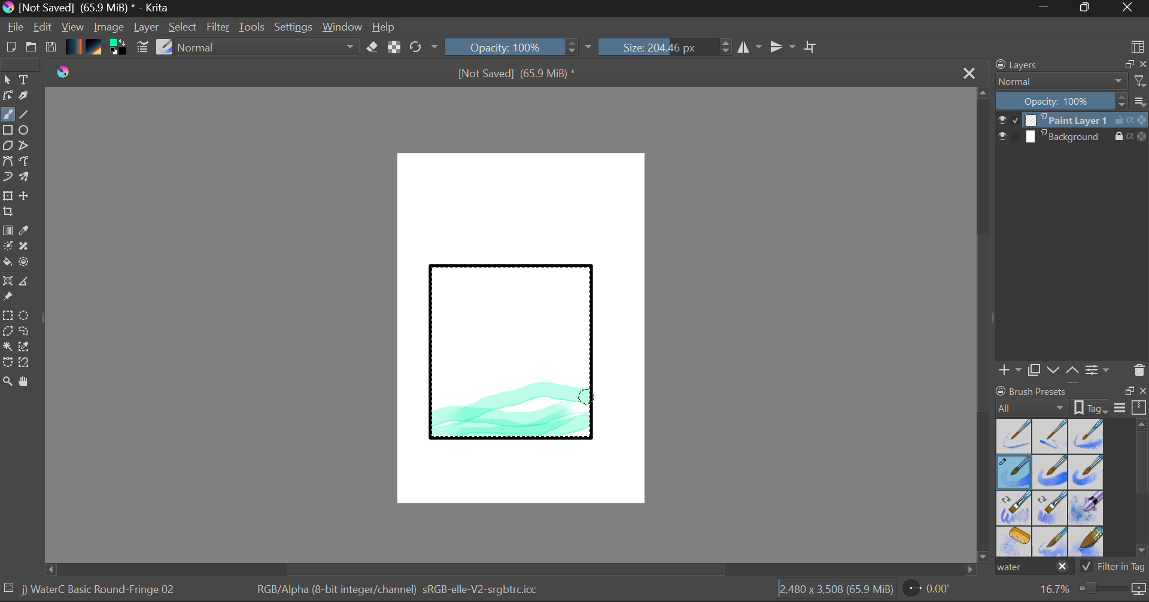  I want to click on Zoom, so click(1091, 589).